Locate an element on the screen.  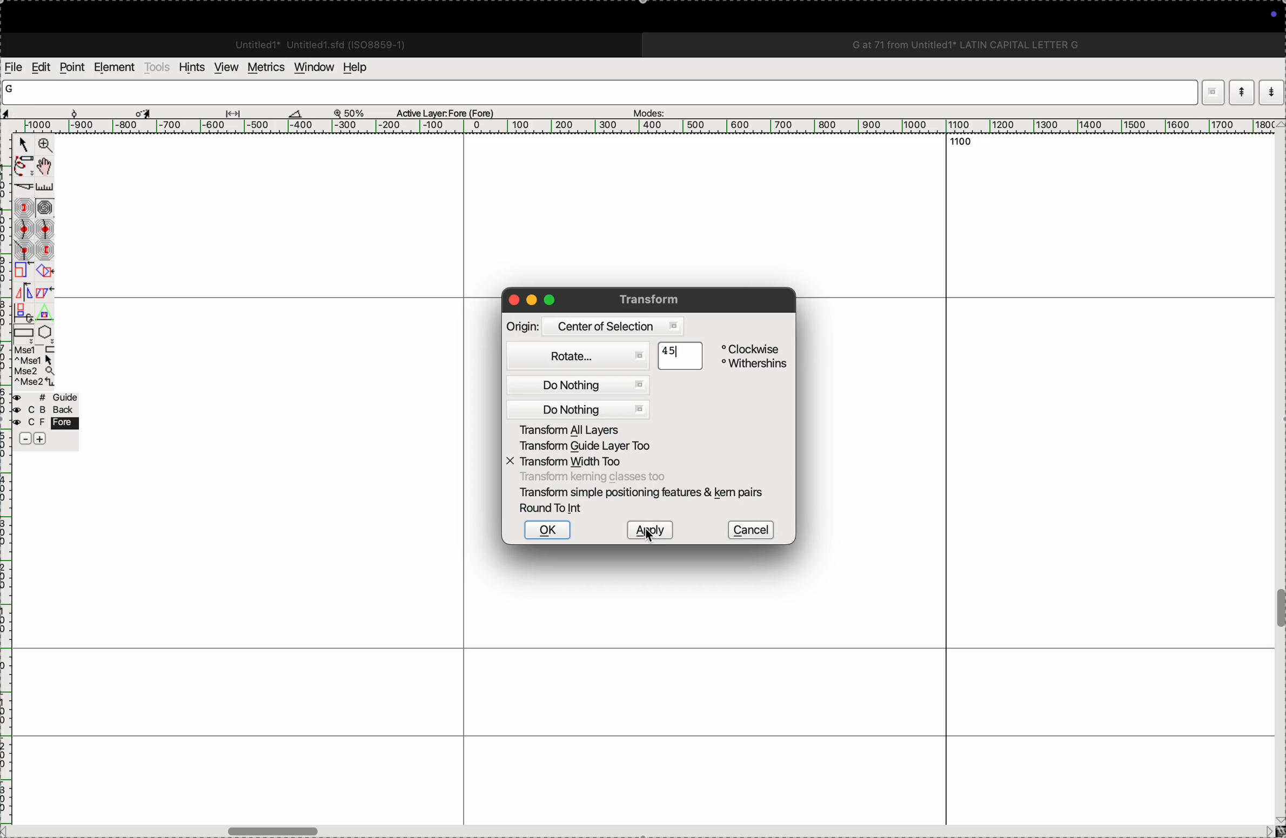
elements is located at coordinates (117, 67).